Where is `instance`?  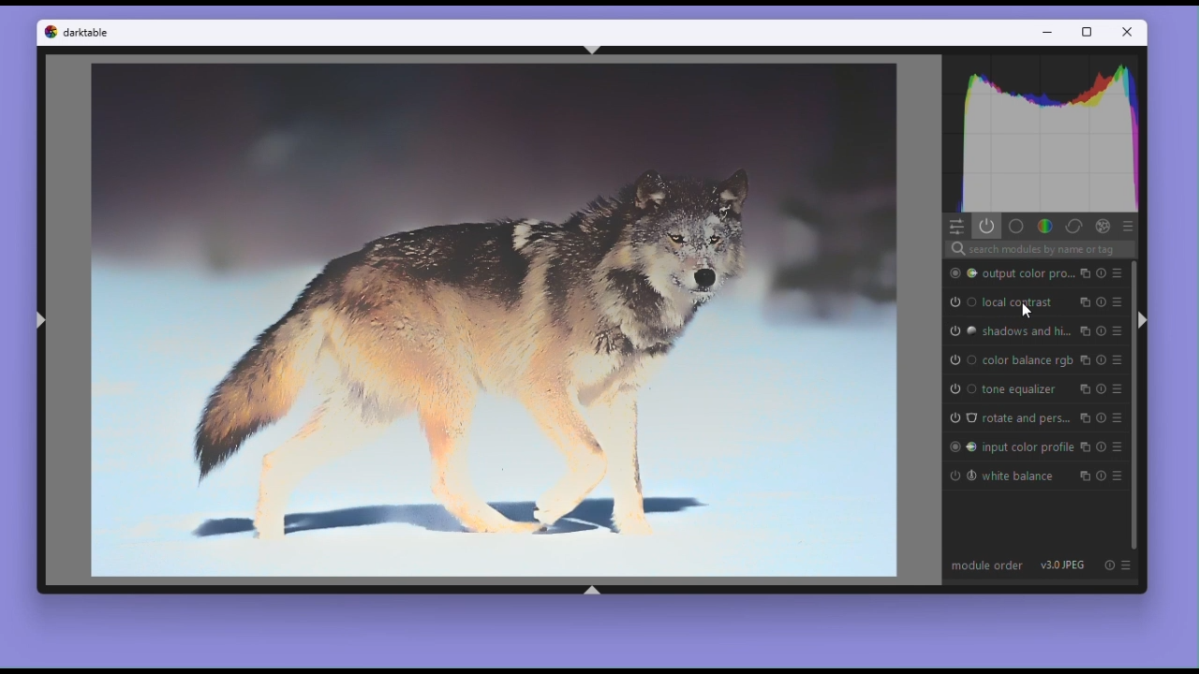
instance is located at coordinates (1084, 272).